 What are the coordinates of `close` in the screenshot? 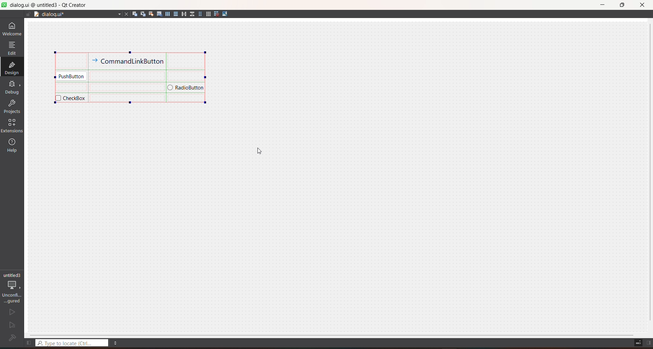 It's located at (641, 5).